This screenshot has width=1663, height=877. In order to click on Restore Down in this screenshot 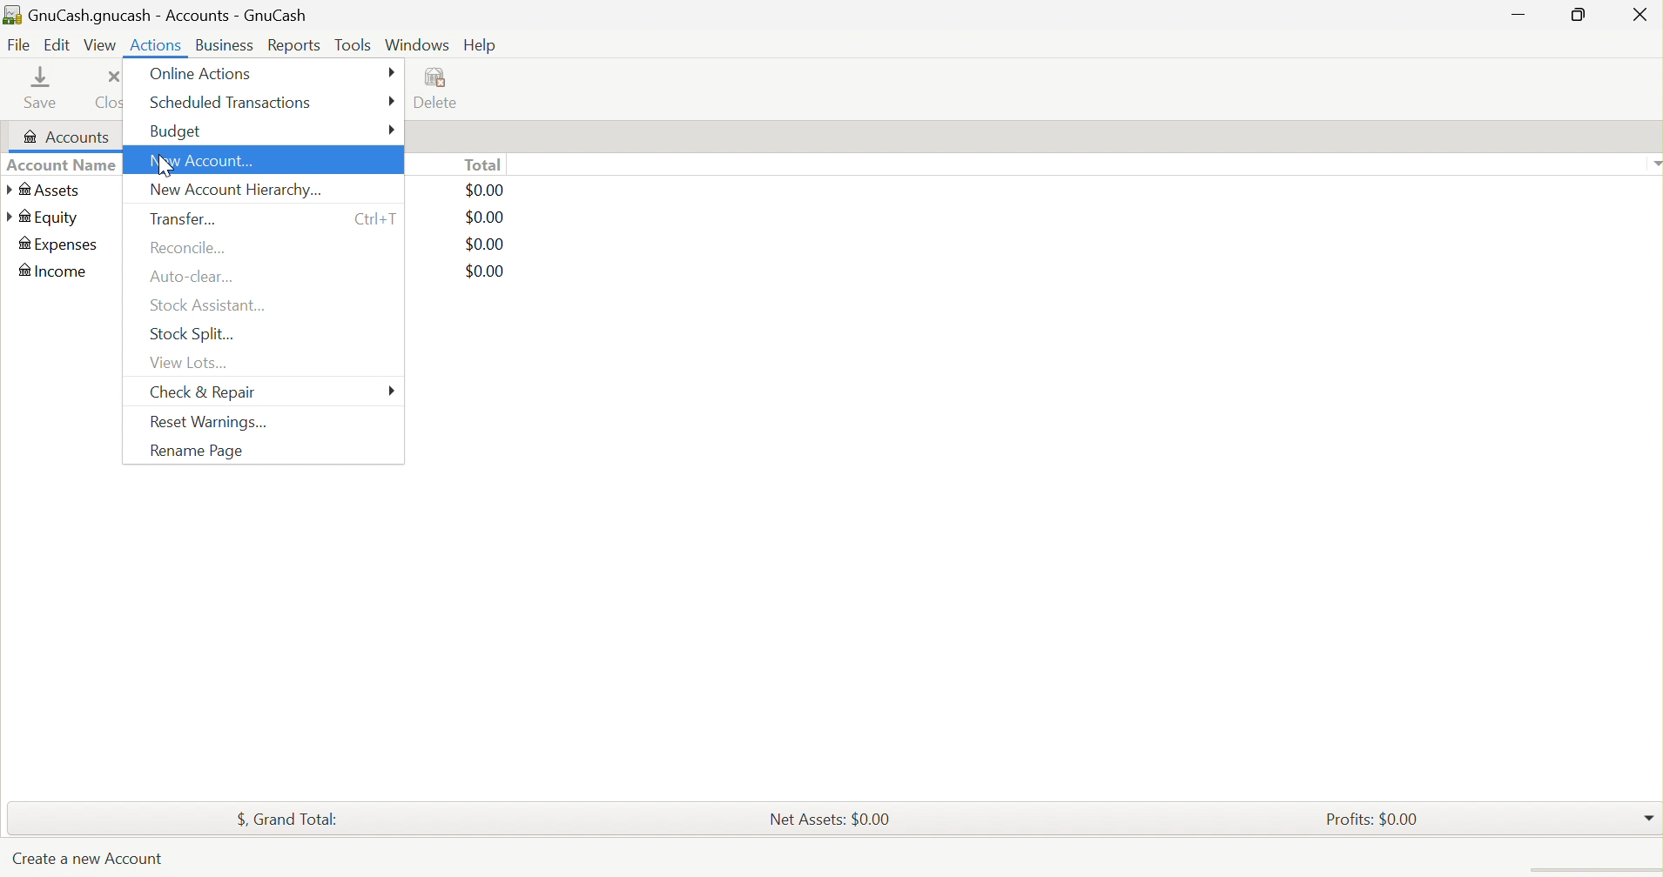, I will do `click(1575, 15)`.